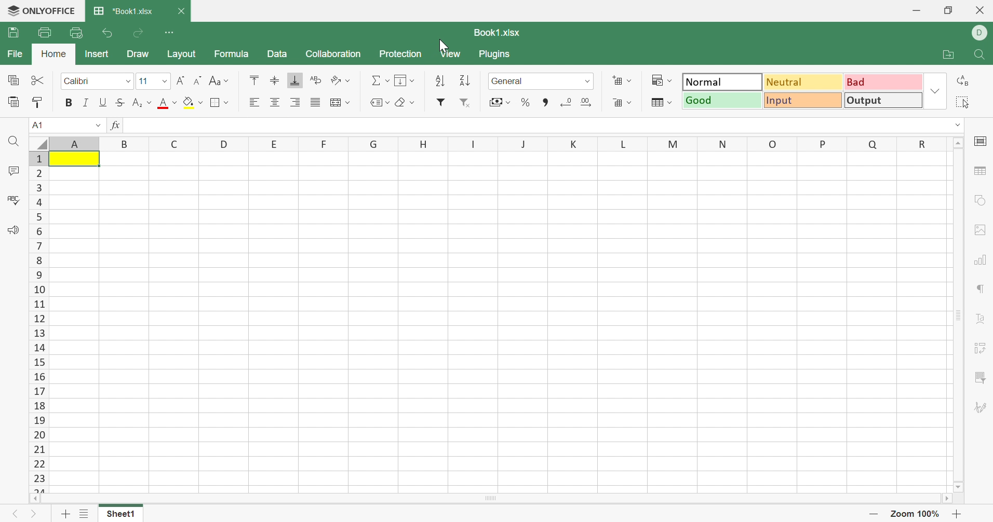 This screenshot has width=993, height=522. What do you see at coordinates (980, 171) in the screenshot?
I see `Table settings` at bounding box center [980, 171].